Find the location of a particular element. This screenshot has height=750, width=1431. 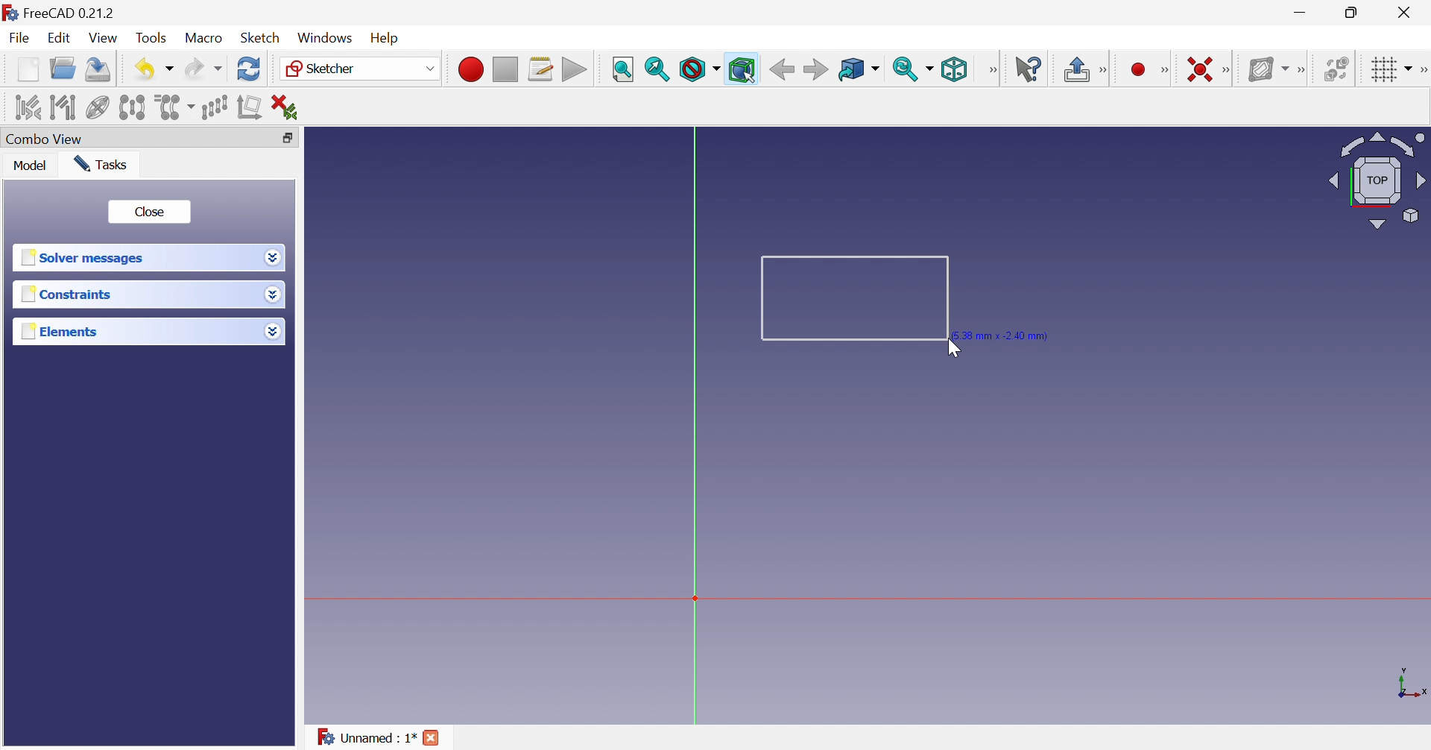

Close is located at coordinates (432, 737).